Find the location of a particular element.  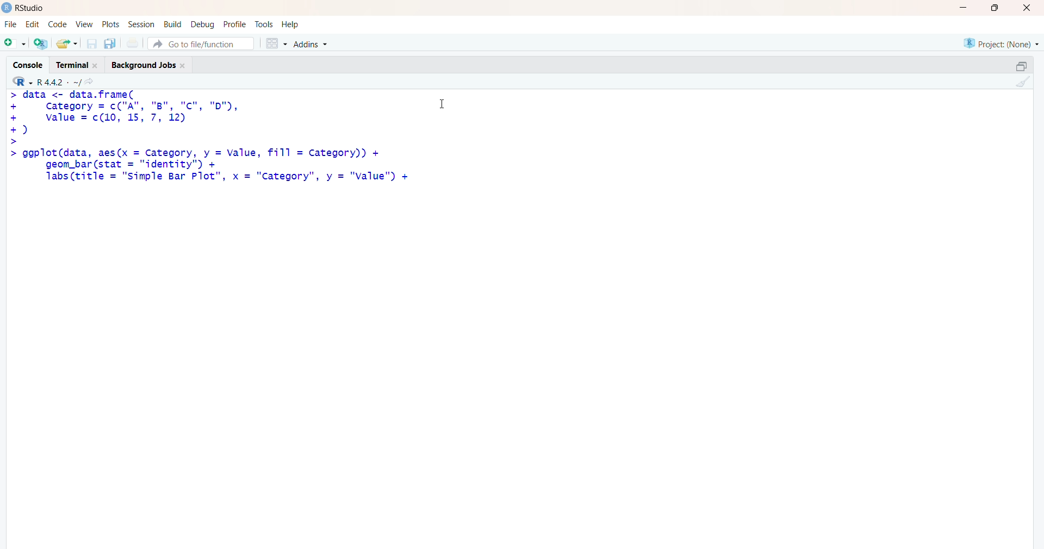

save all open documents is located at coordinates (109, 43).